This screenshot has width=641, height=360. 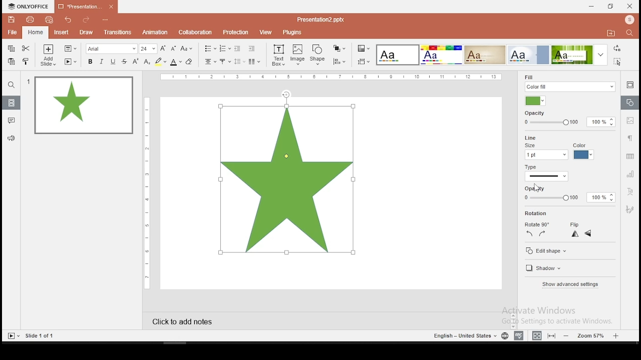 What do you see at coordinates (528, 137) in the screenshot?
I see `line` at bounding box center [528, 137].